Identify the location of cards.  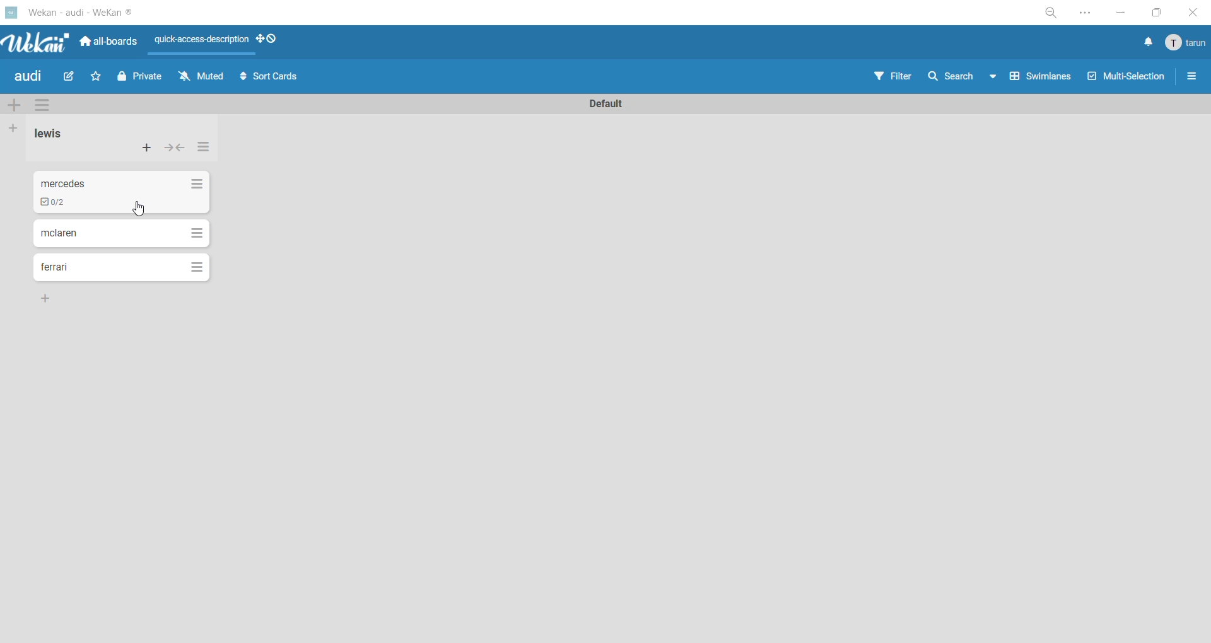
(117, 190).